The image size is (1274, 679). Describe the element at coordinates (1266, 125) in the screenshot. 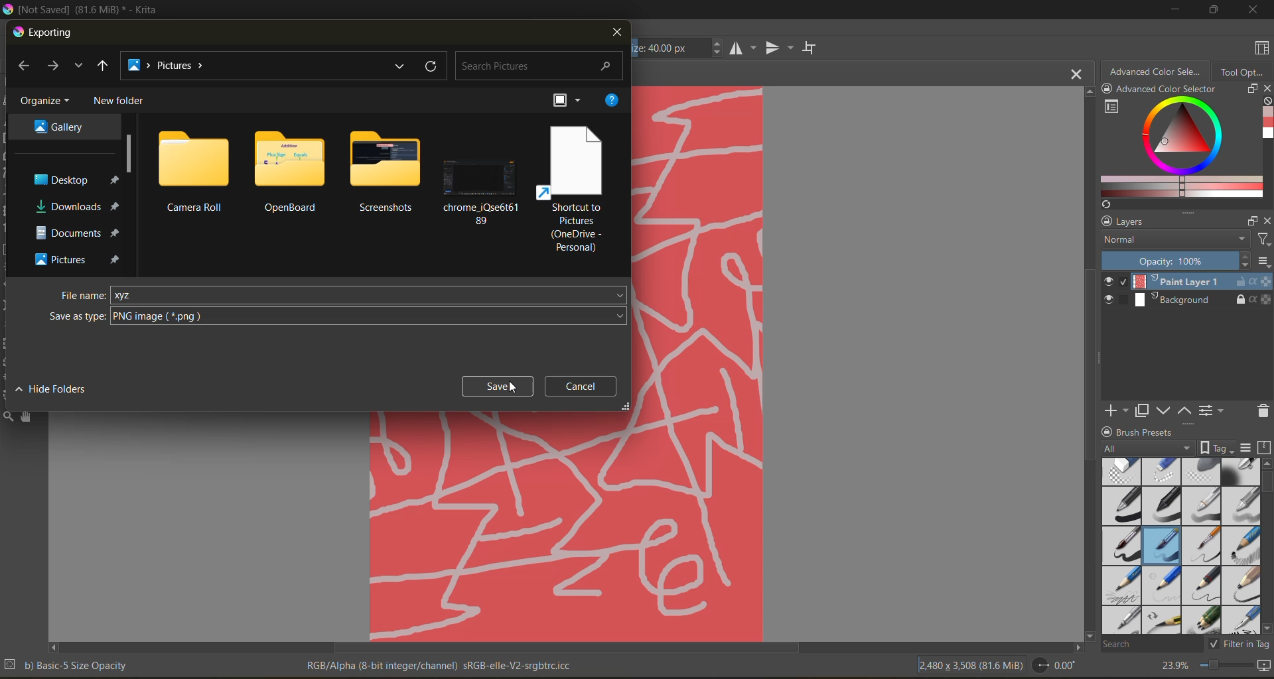

I see `Advanced color selector` at that location.